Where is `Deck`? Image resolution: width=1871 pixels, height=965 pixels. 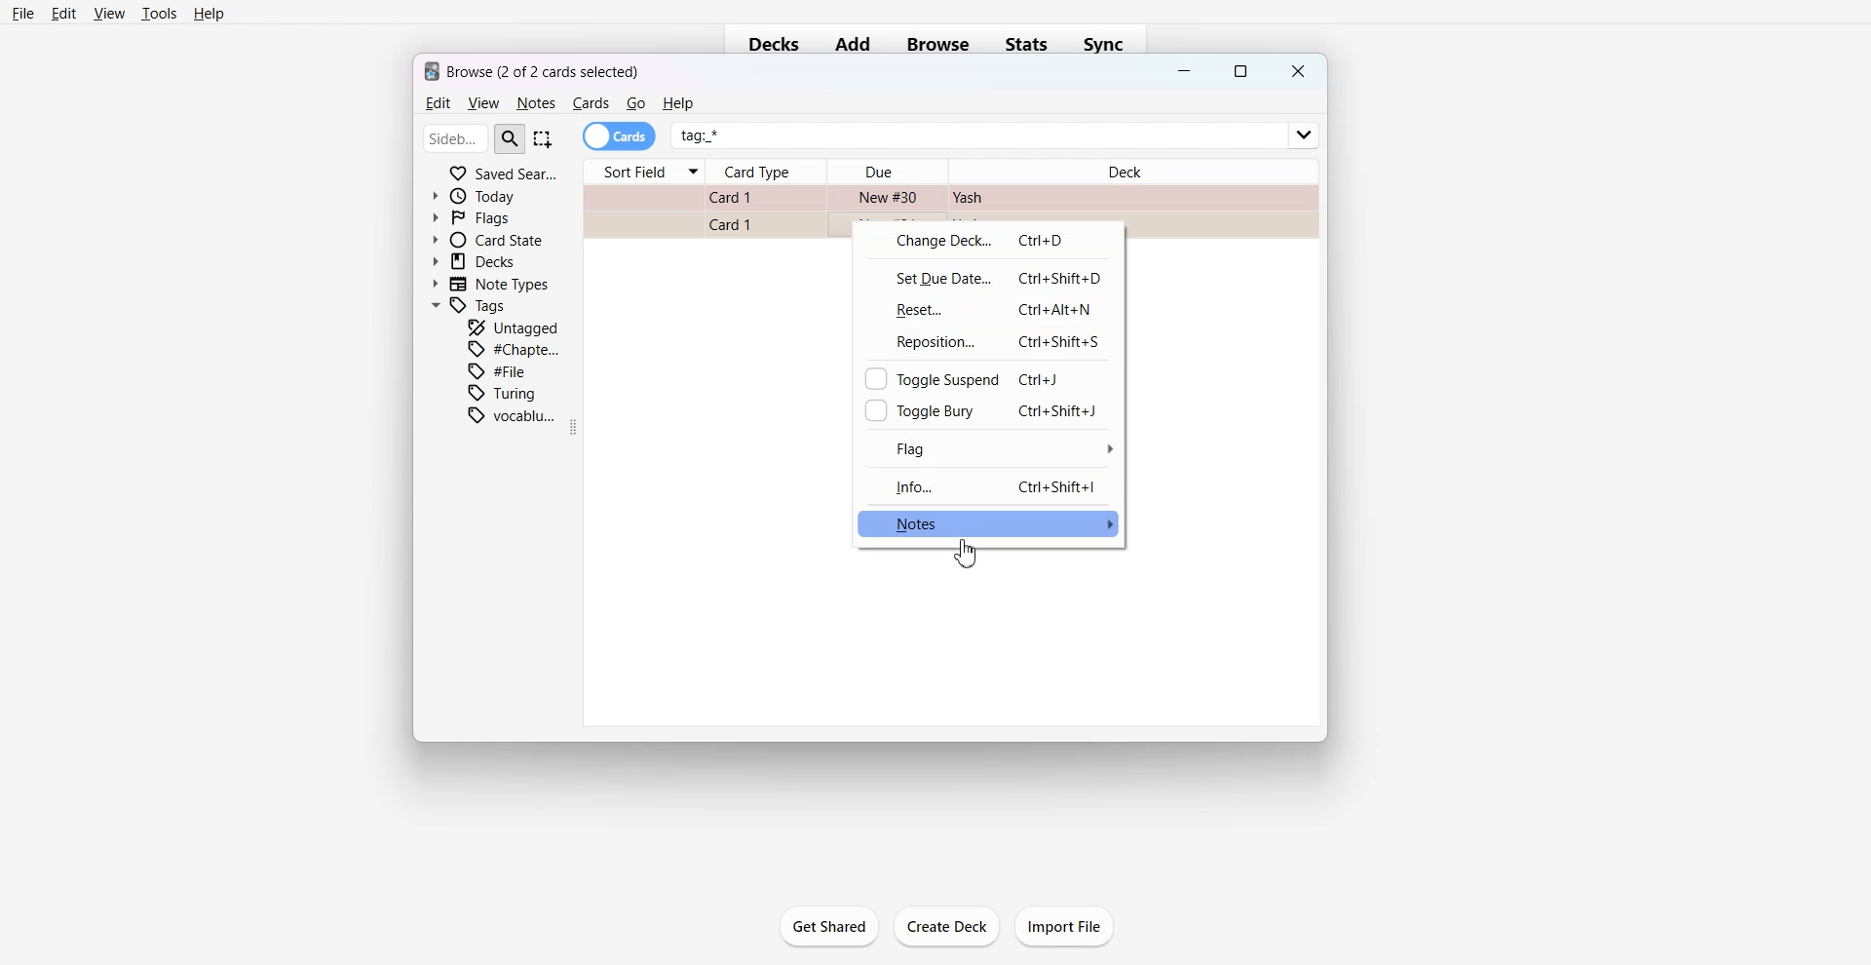 Deck is located at coordinates (1131, 167).